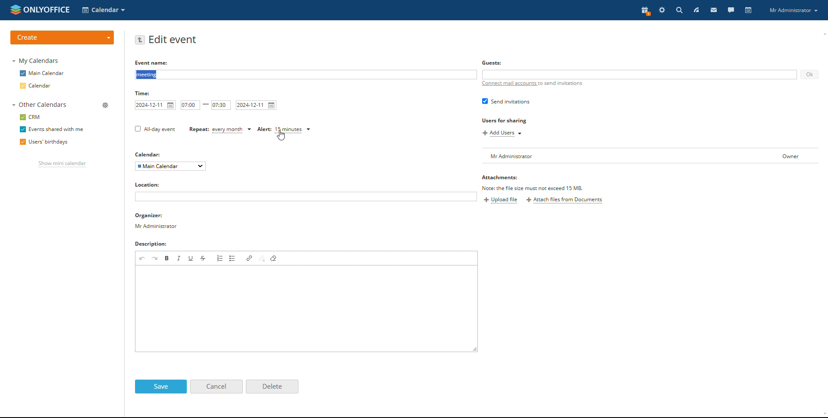 Image resolution: width=828 pixels, height=418 pixels. What do you see at coordinates (190, 105) in the screenshot?
I see `start time` at bounding box center [190, 105].